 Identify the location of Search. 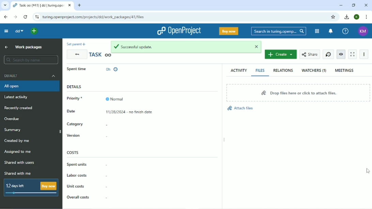
(279, 31).